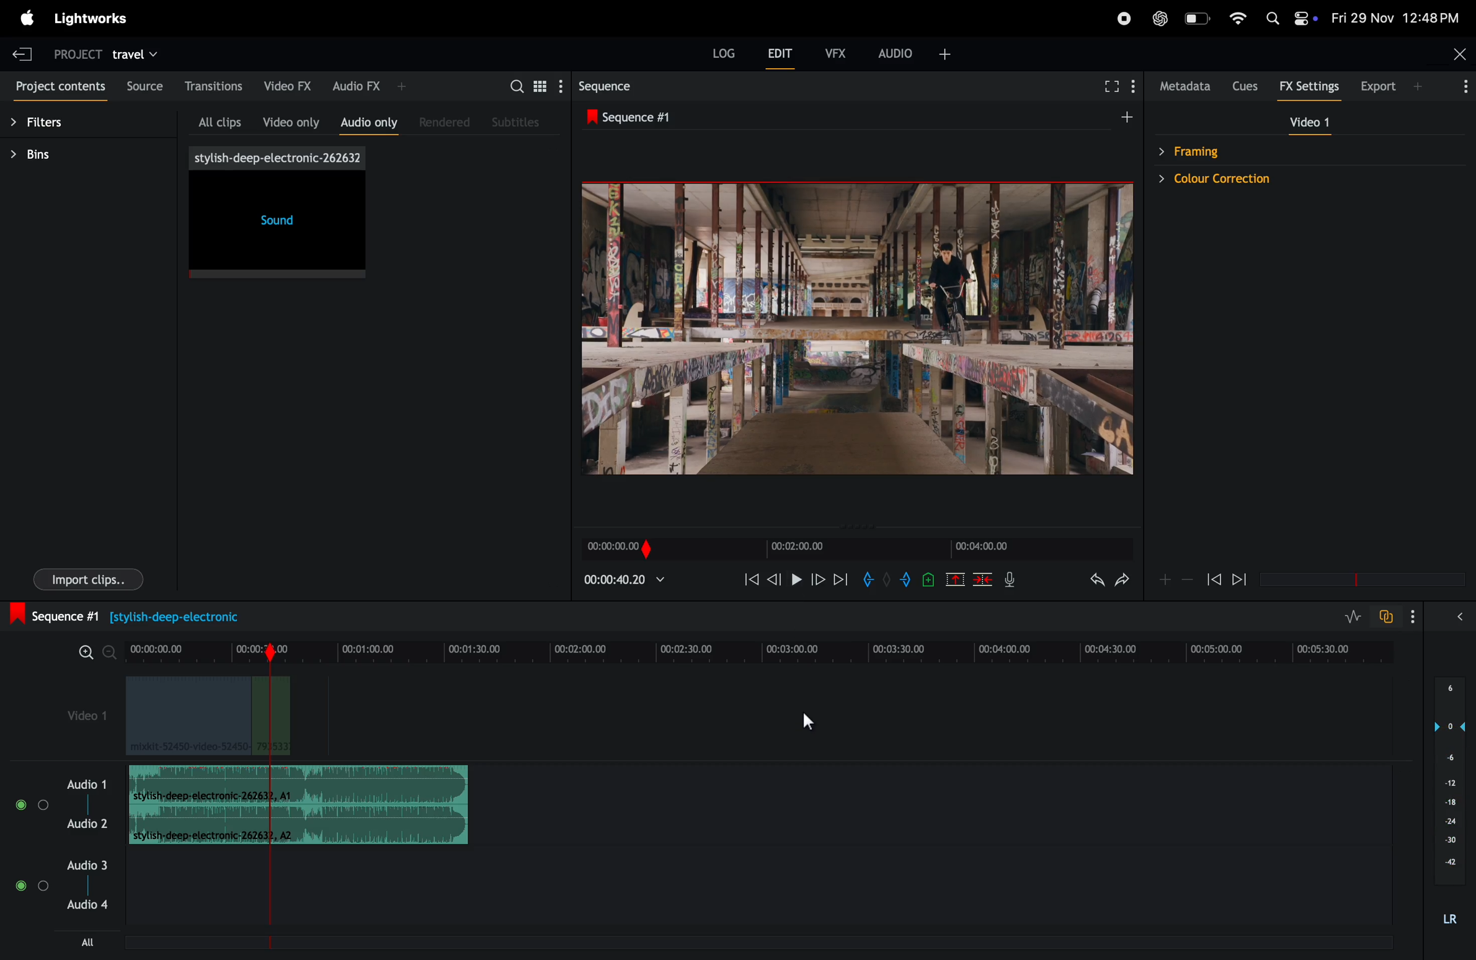 This screenshot has height=960, width=1476. What do you see at coordinates (1270, 16) in the screenshot?
I see `Spotlight.` at bounding box center [1270, 16].